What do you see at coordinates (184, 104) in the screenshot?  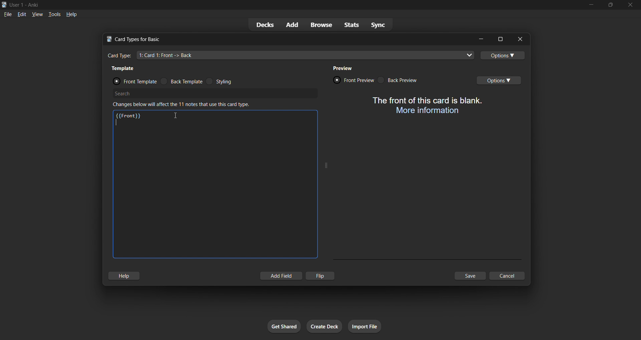 I see `changes below will affect the 11  notes that use this card type.` at bounding box center [184, 104].